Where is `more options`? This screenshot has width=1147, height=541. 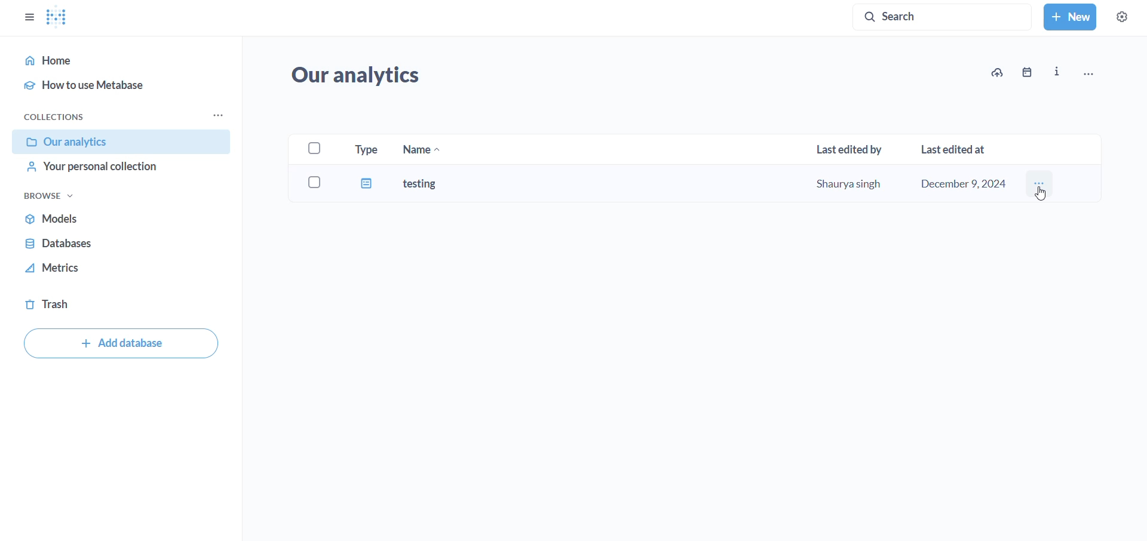 more options is located at coordinates (1096, 70).